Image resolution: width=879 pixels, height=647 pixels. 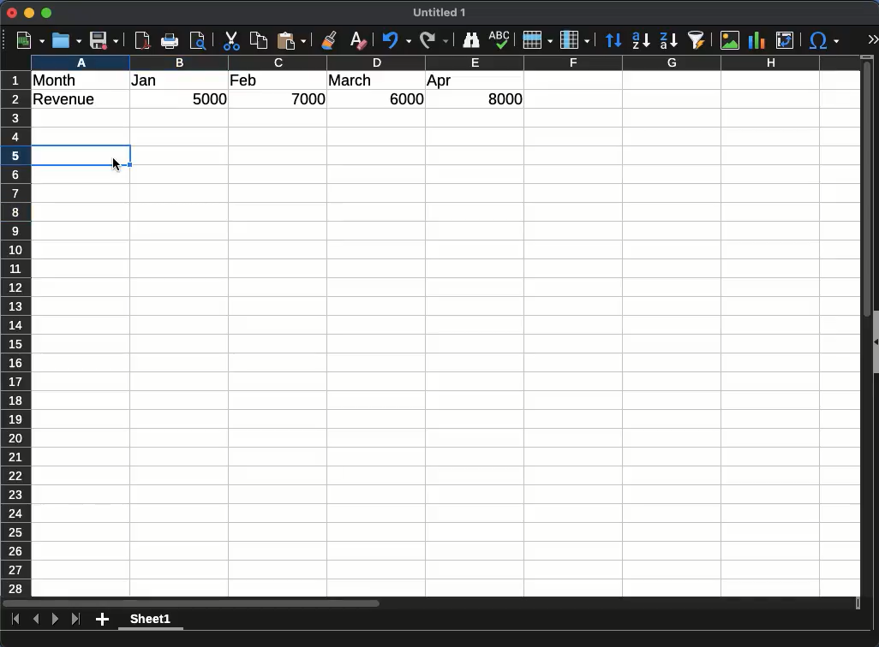 I want to click on column , so click(x=575, y=40).